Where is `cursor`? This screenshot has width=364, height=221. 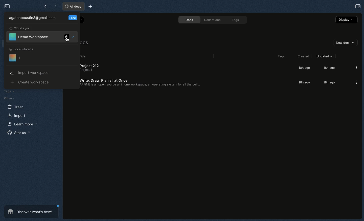
cursor is located at coordinates (67, 40).